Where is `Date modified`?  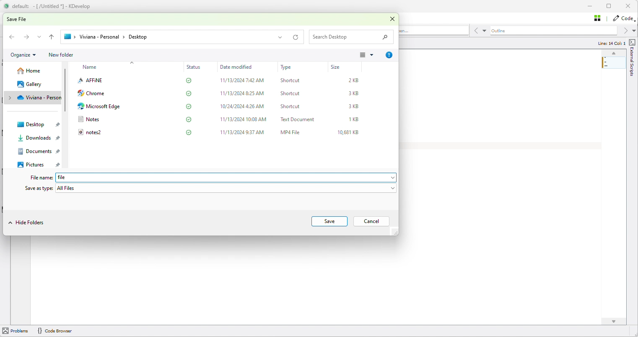
Date modified is located at coordinates (240, 67).